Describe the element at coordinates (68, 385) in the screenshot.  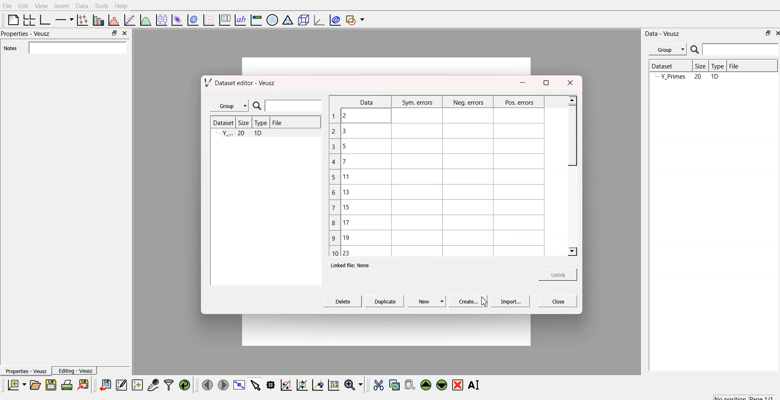
I see `print document` at that location.